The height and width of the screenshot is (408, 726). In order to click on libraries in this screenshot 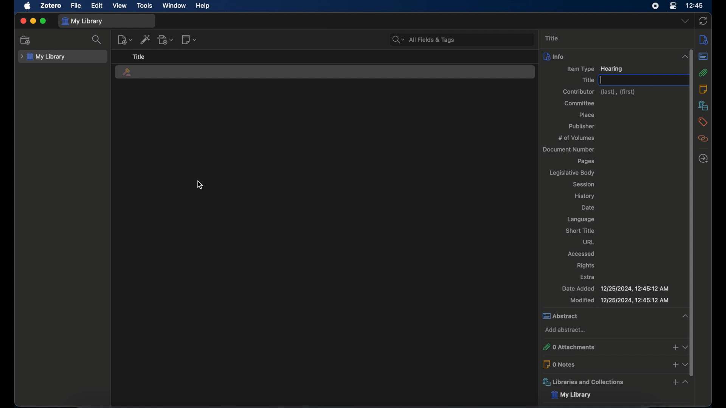, I will do `click(703, 105)`.